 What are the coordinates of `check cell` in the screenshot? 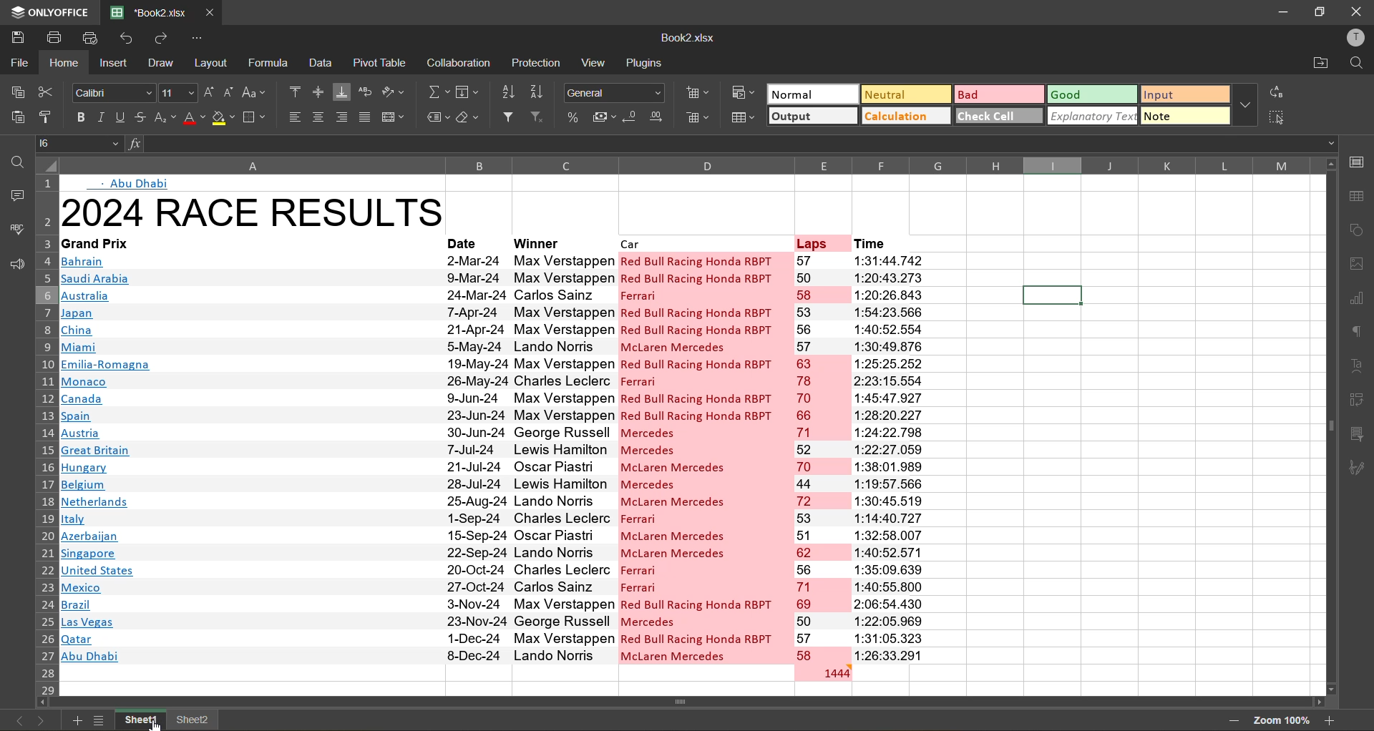 It's located at (995, 115).